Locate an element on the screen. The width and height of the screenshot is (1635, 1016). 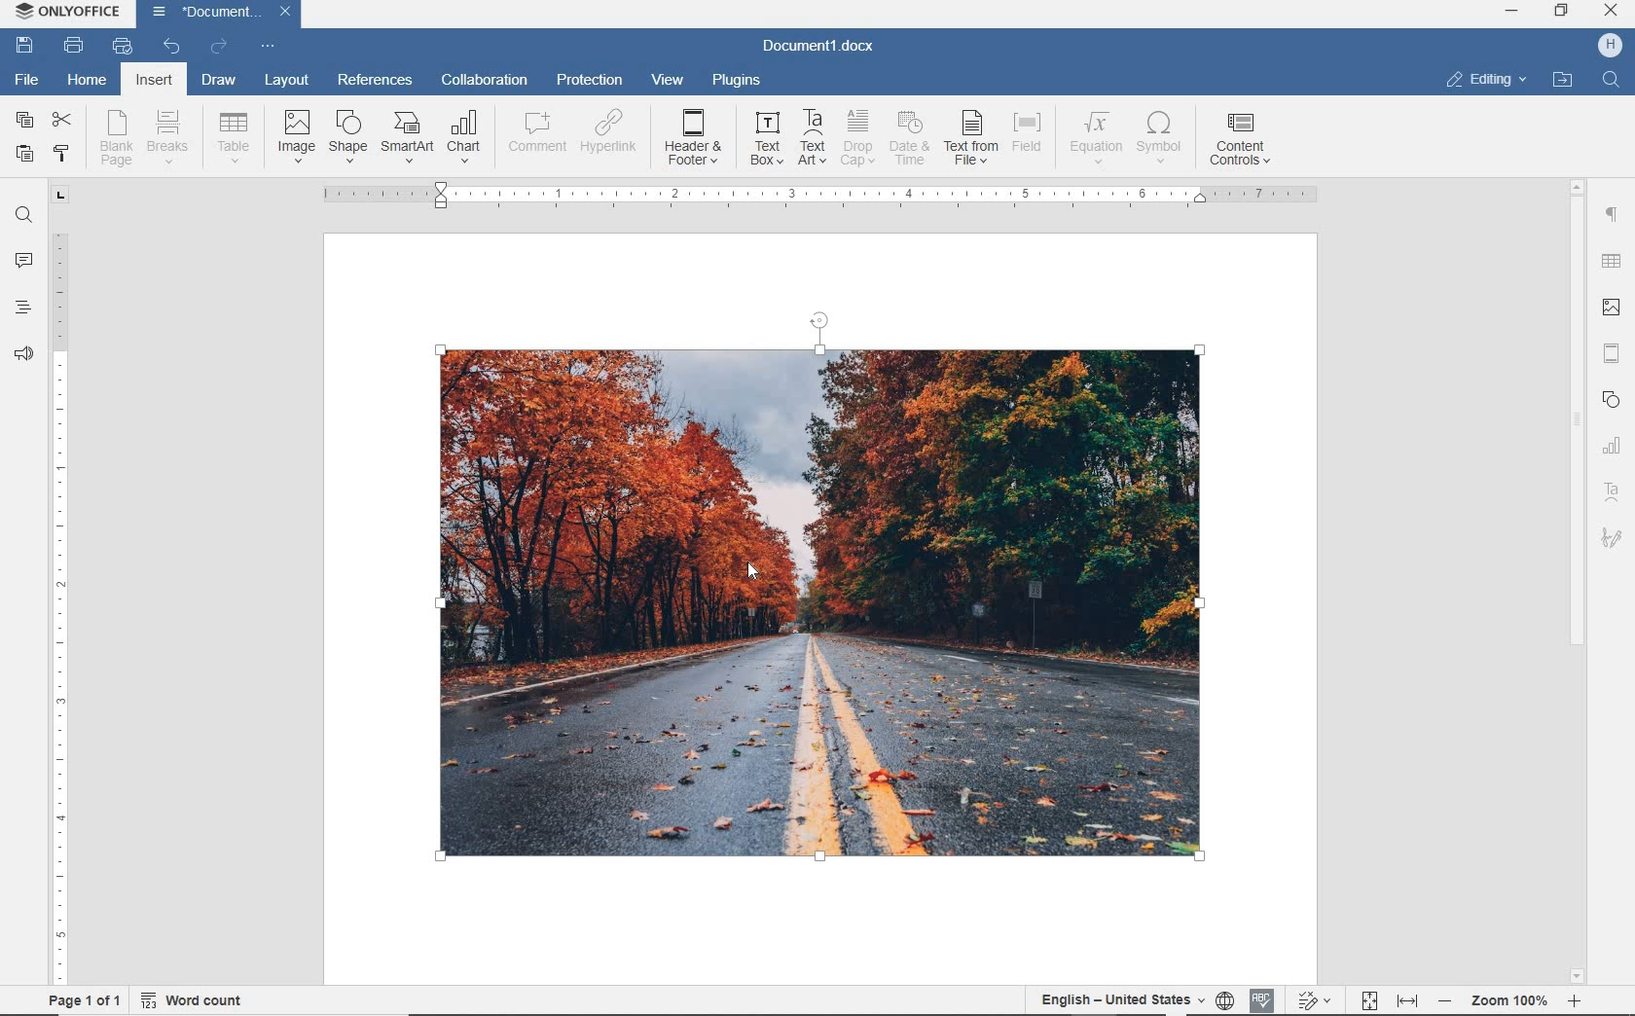
header&footer is located at coordinates (691, 138).